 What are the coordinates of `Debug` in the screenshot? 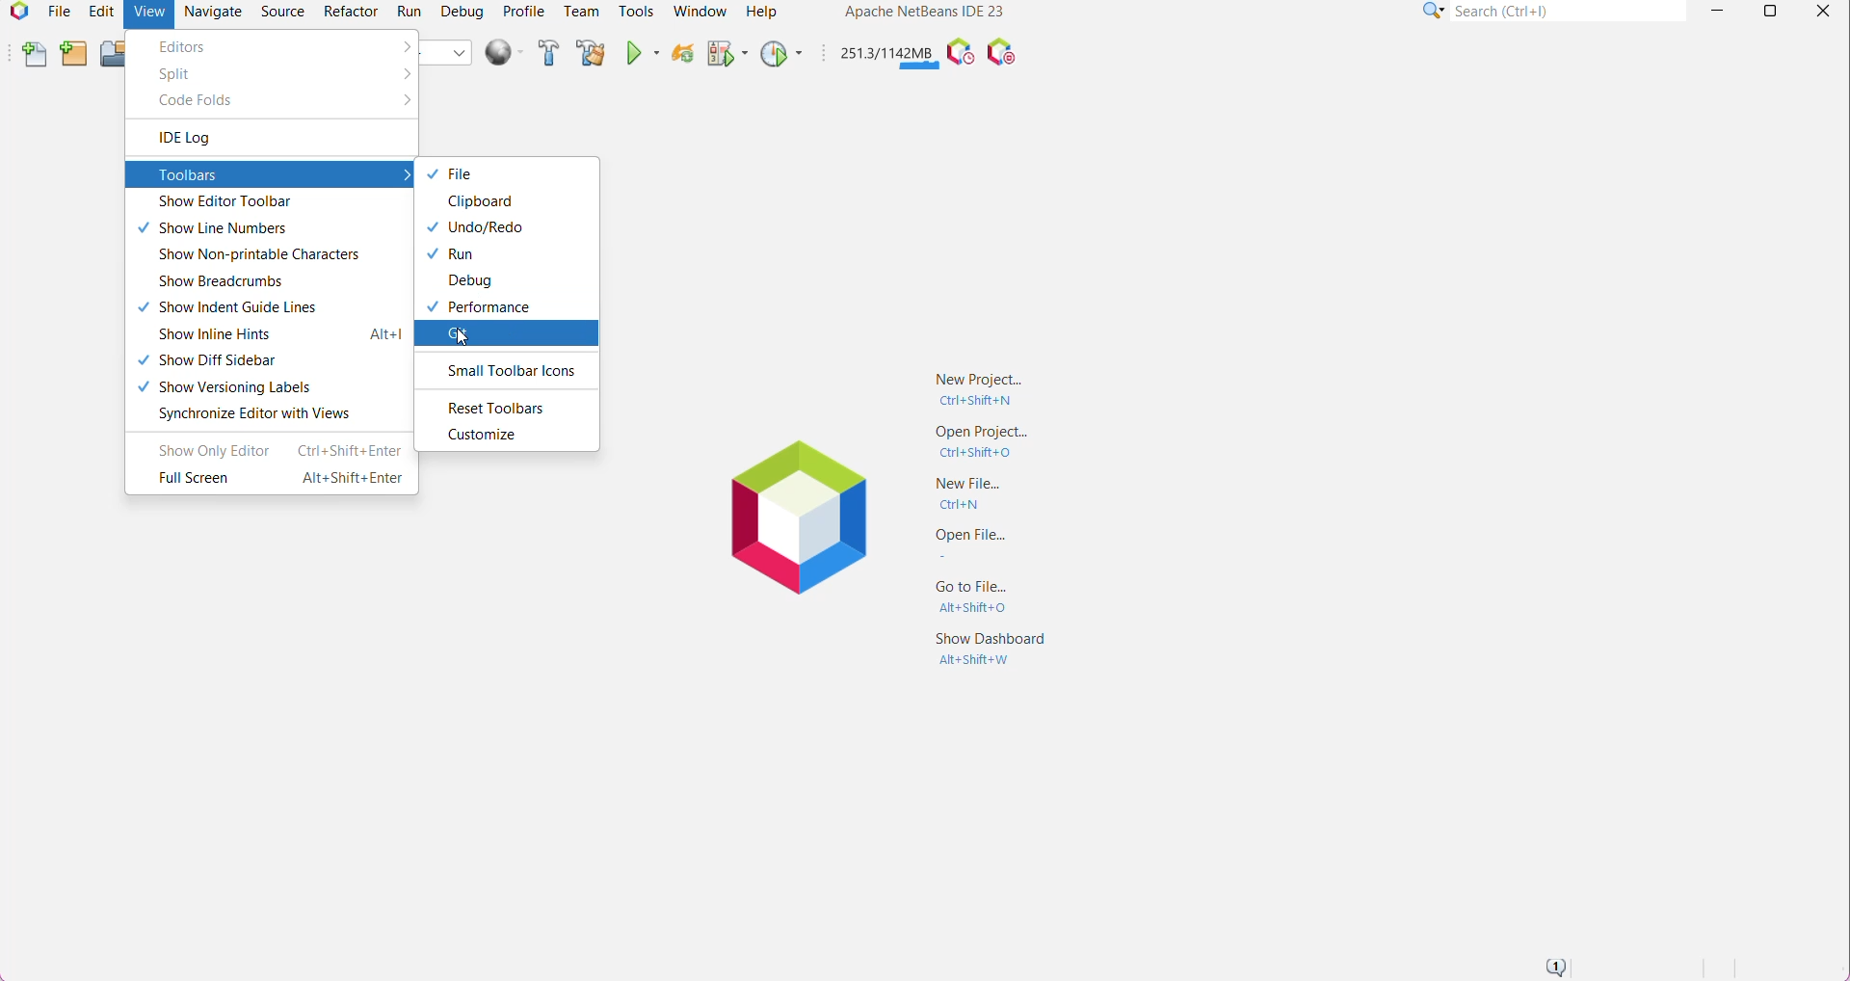 It's located at (458, 281).